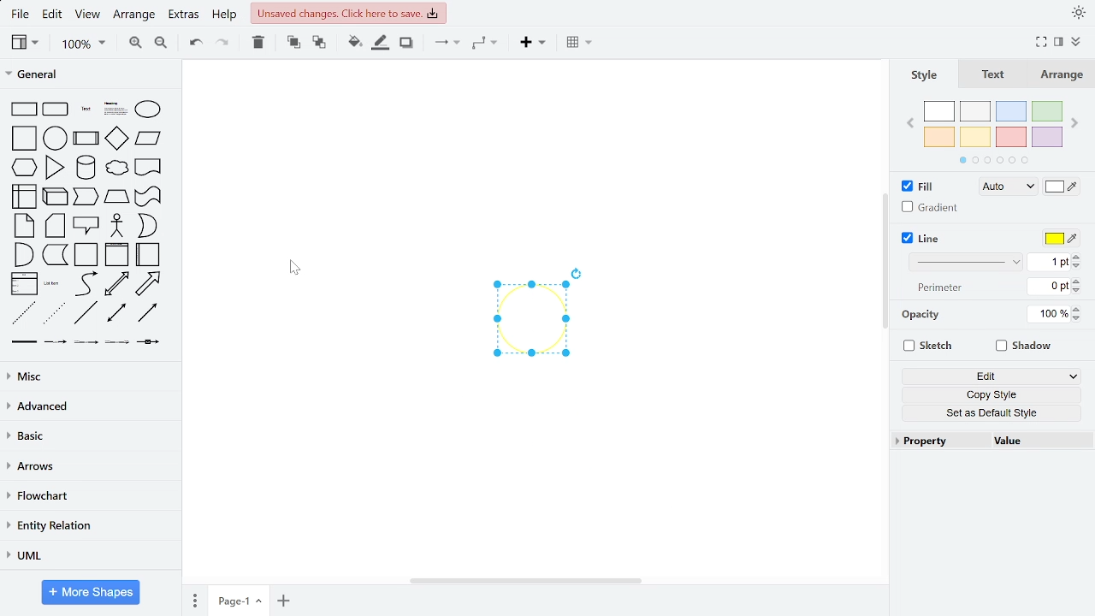 This screenshot has width=1095, height=616. Describe the element at coordinates (91, 557) in the screenshot. I see `UML` at that location.